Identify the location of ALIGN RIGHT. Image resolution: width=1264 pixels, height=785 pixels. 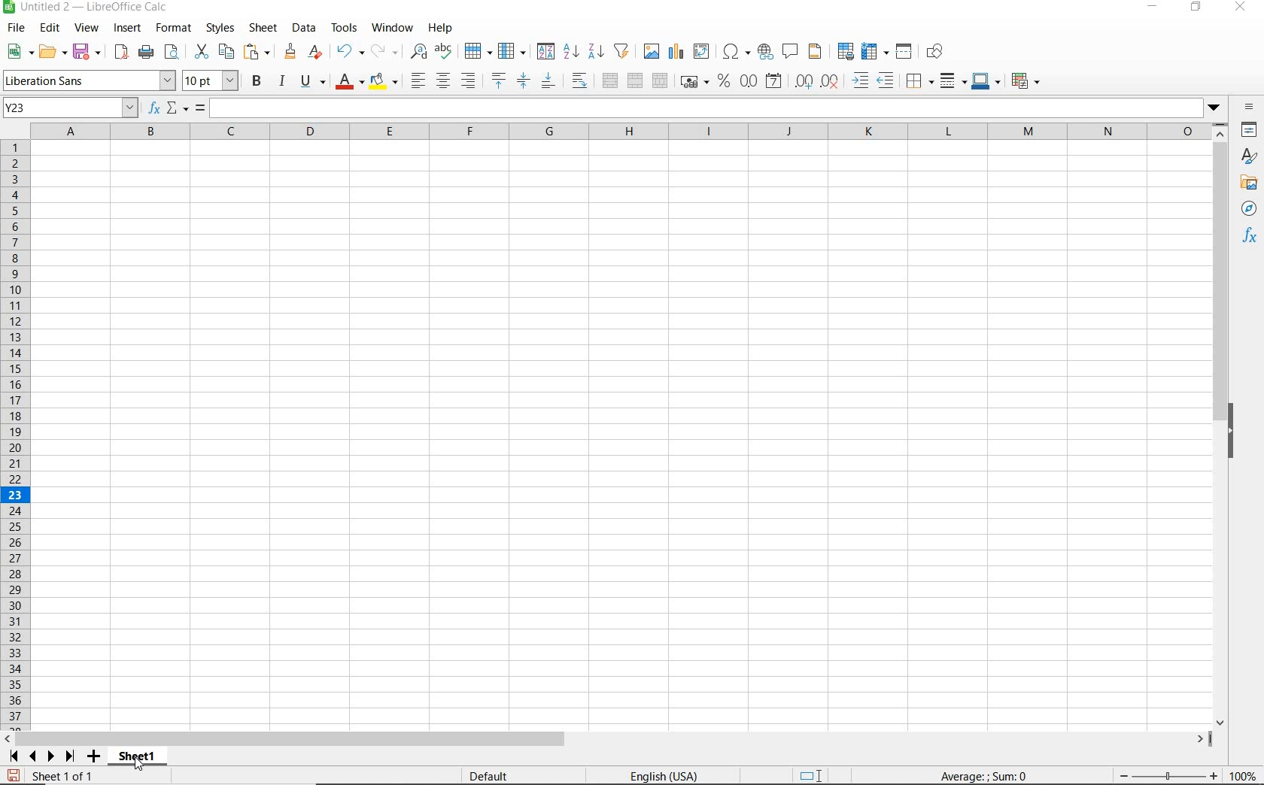
(468, 81).